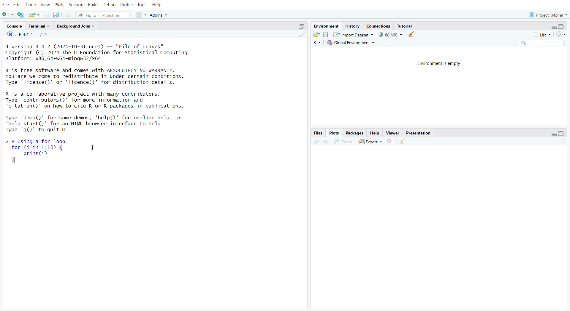 This screenshot has width=570, height=311. Describe the element at coordinates (7, 15) in the screenshot. I see `new script` at that location.